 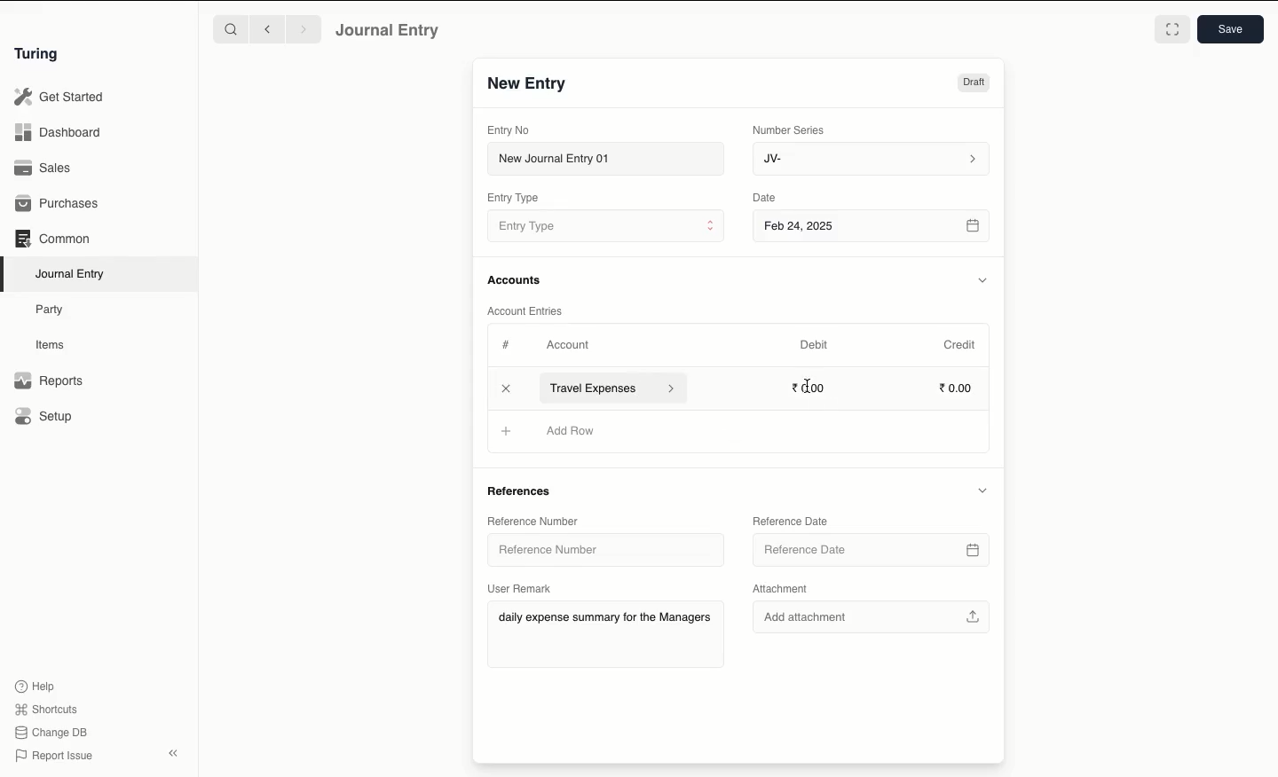 I want to click on New Entry, so click(x=528, y=84).